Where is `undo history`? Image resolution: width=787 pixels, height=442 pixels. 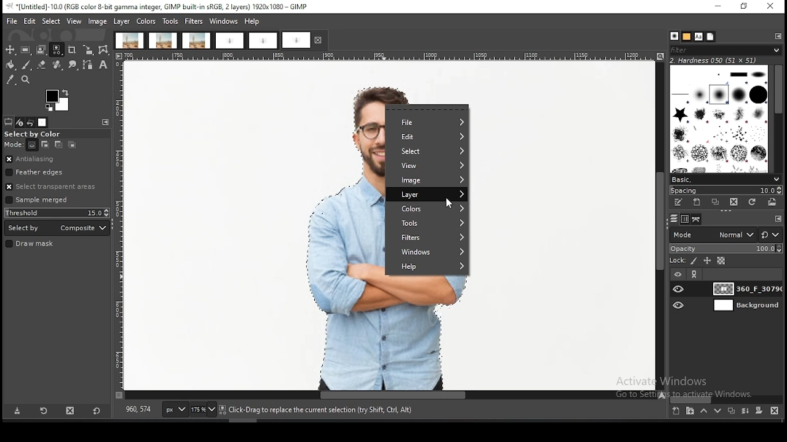 undo history is located at coordinates (30, 123).